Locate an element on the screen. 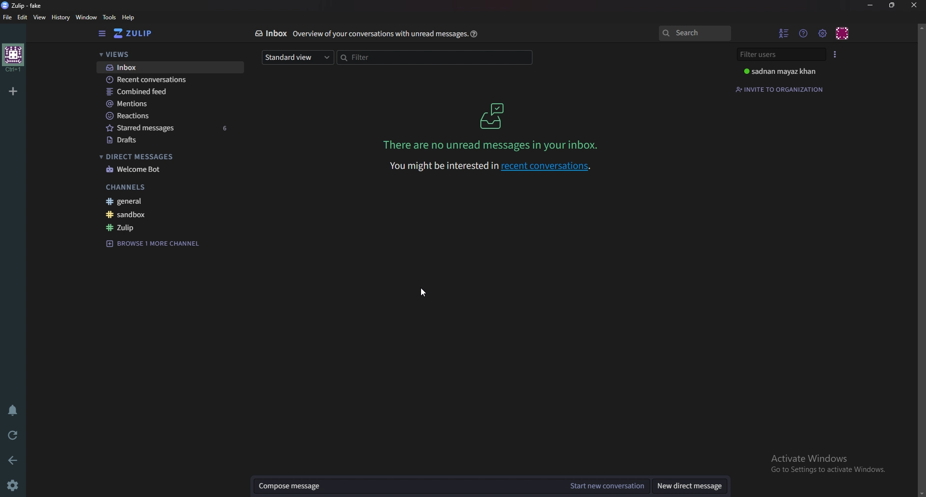  Filter is located at coordinates (436, 57).